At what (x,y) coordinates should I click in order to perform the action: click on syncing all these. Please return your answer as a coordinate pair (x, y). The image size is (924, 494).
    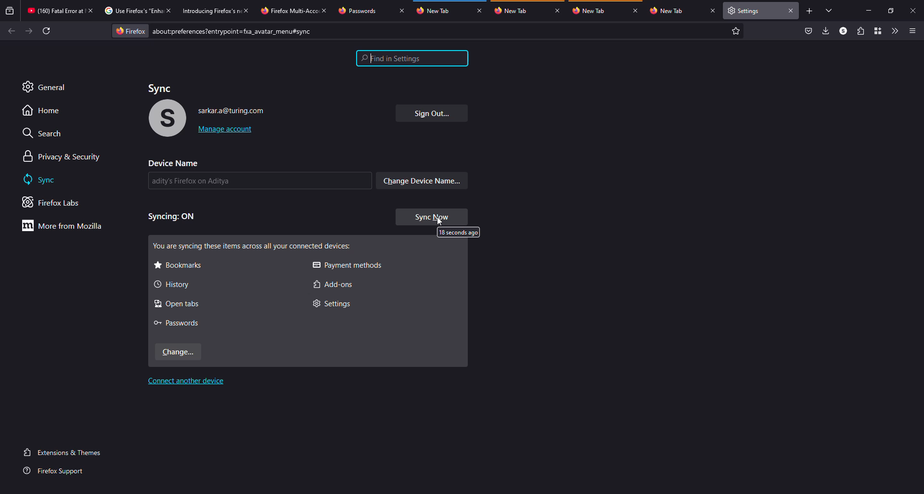
    Looking at the image, I should click on (255, 247).